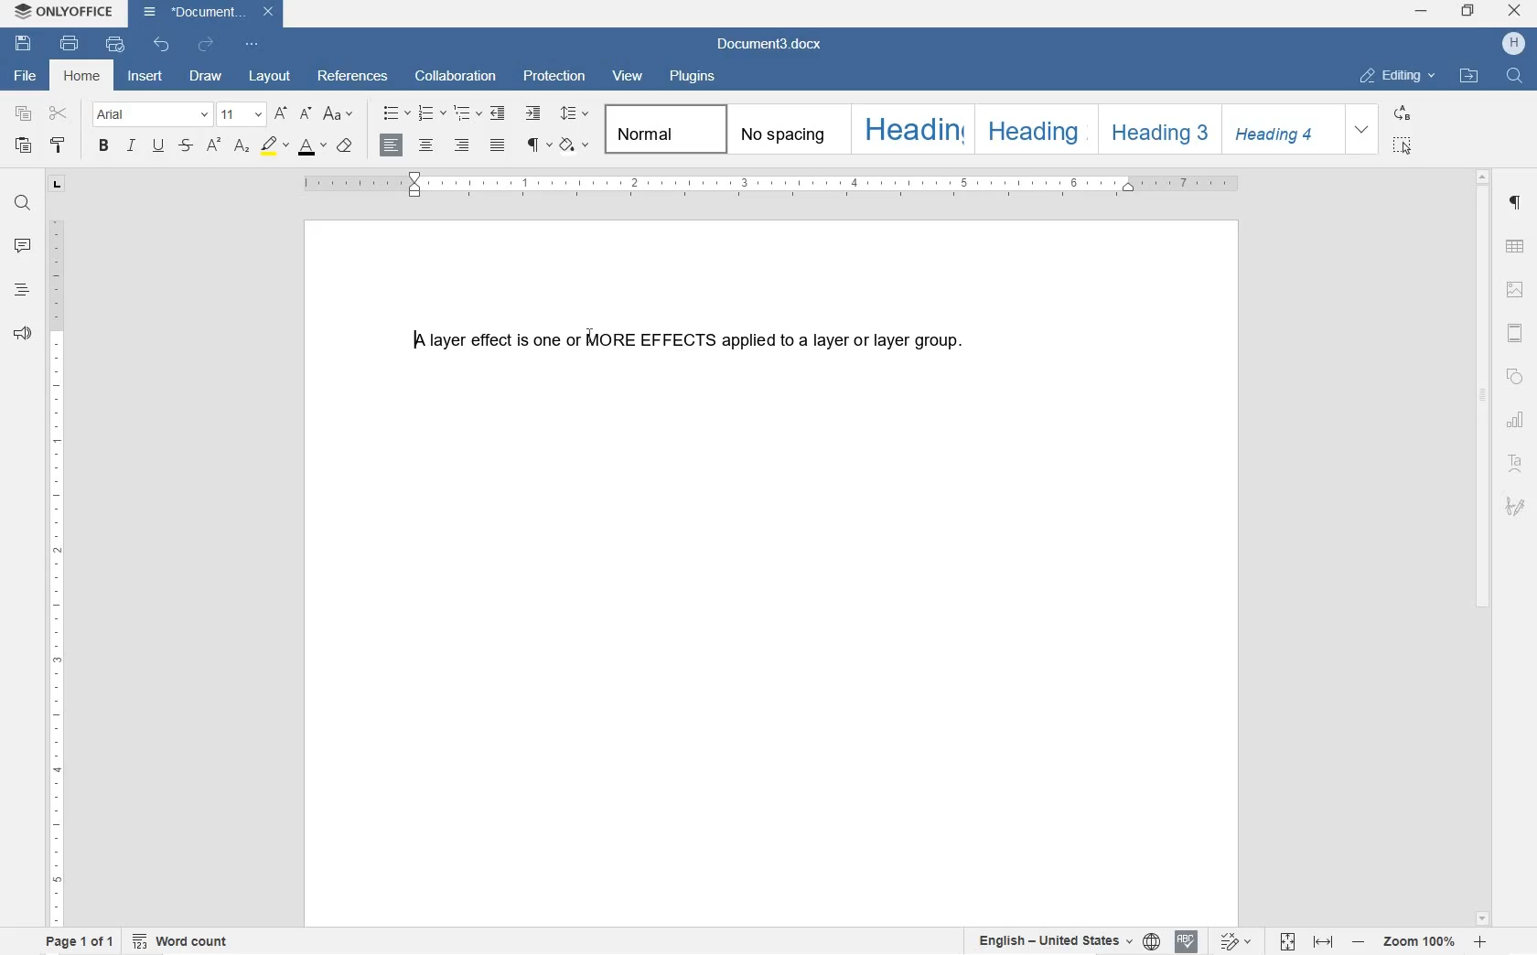 This screenshot has height=955, width=1537. I want to click on document3.docx, so click(206, 12).